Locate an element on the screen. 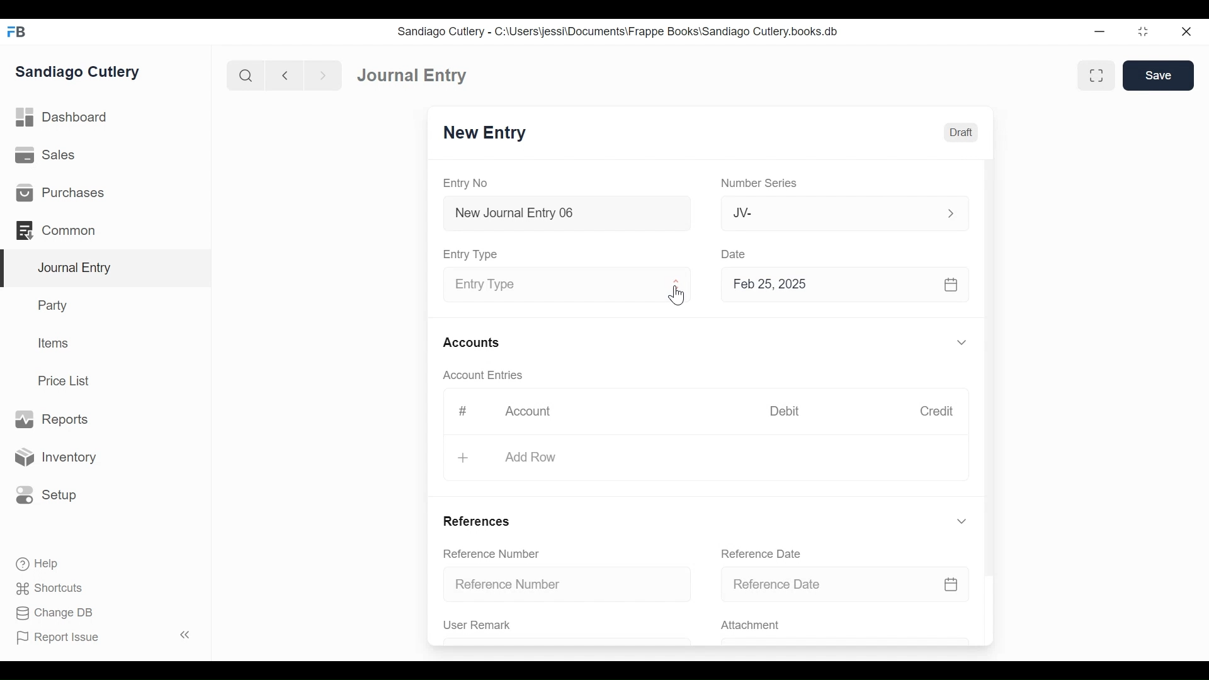  Attachment is located at coordinates (749, 626).